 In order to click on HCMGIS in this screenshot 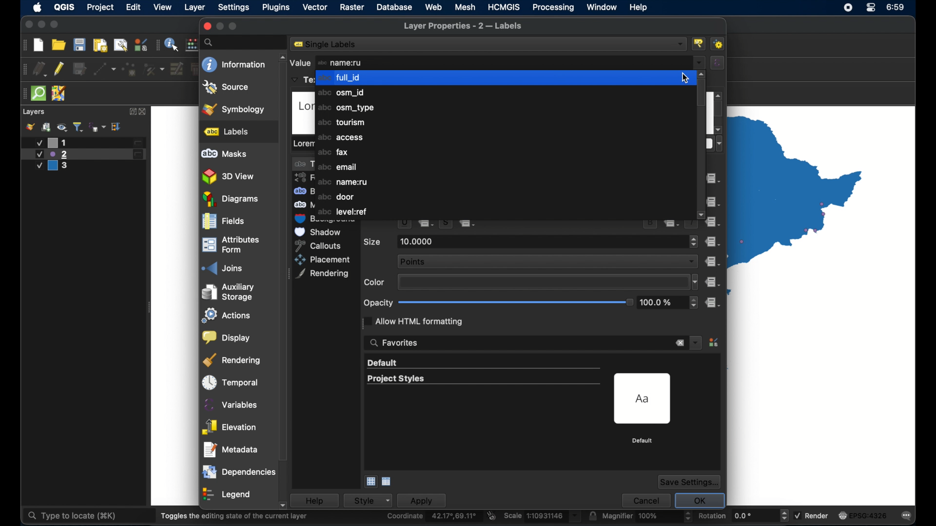, I will do `click(504, 7)`.